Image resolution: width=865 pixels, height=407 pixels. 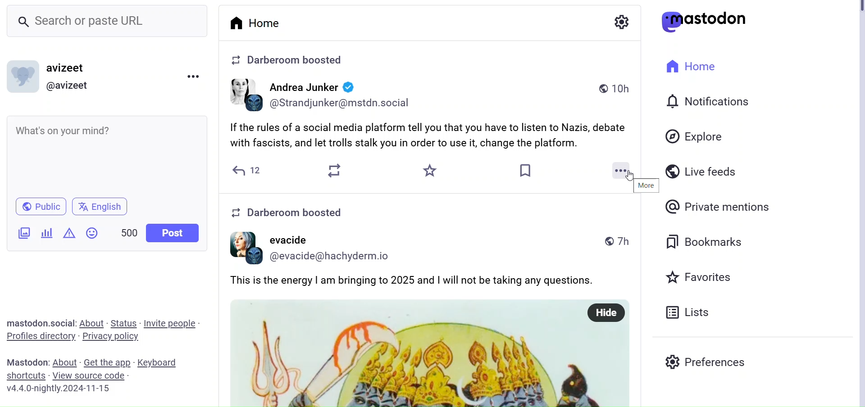 I want to click on Keyboard, so click(x=159, y=363).